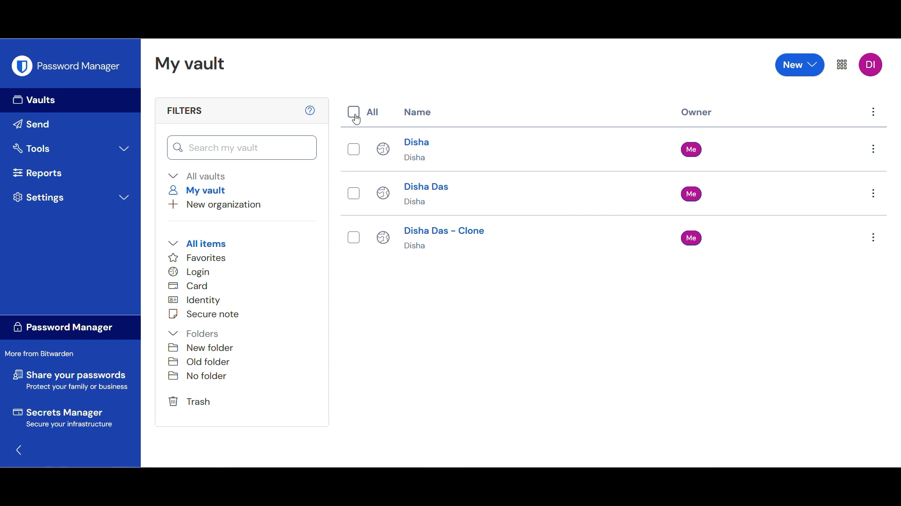 This screenshot has height=506, width=901. Describe the element at coordinates (694, 149) in the screenshot. I see `Me` at that location.